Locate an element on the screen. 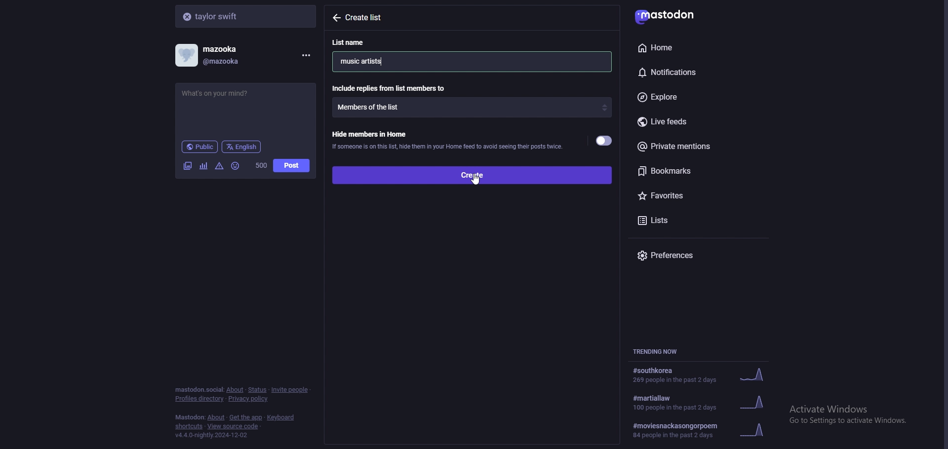  create list is located at coordinates (370, 18).